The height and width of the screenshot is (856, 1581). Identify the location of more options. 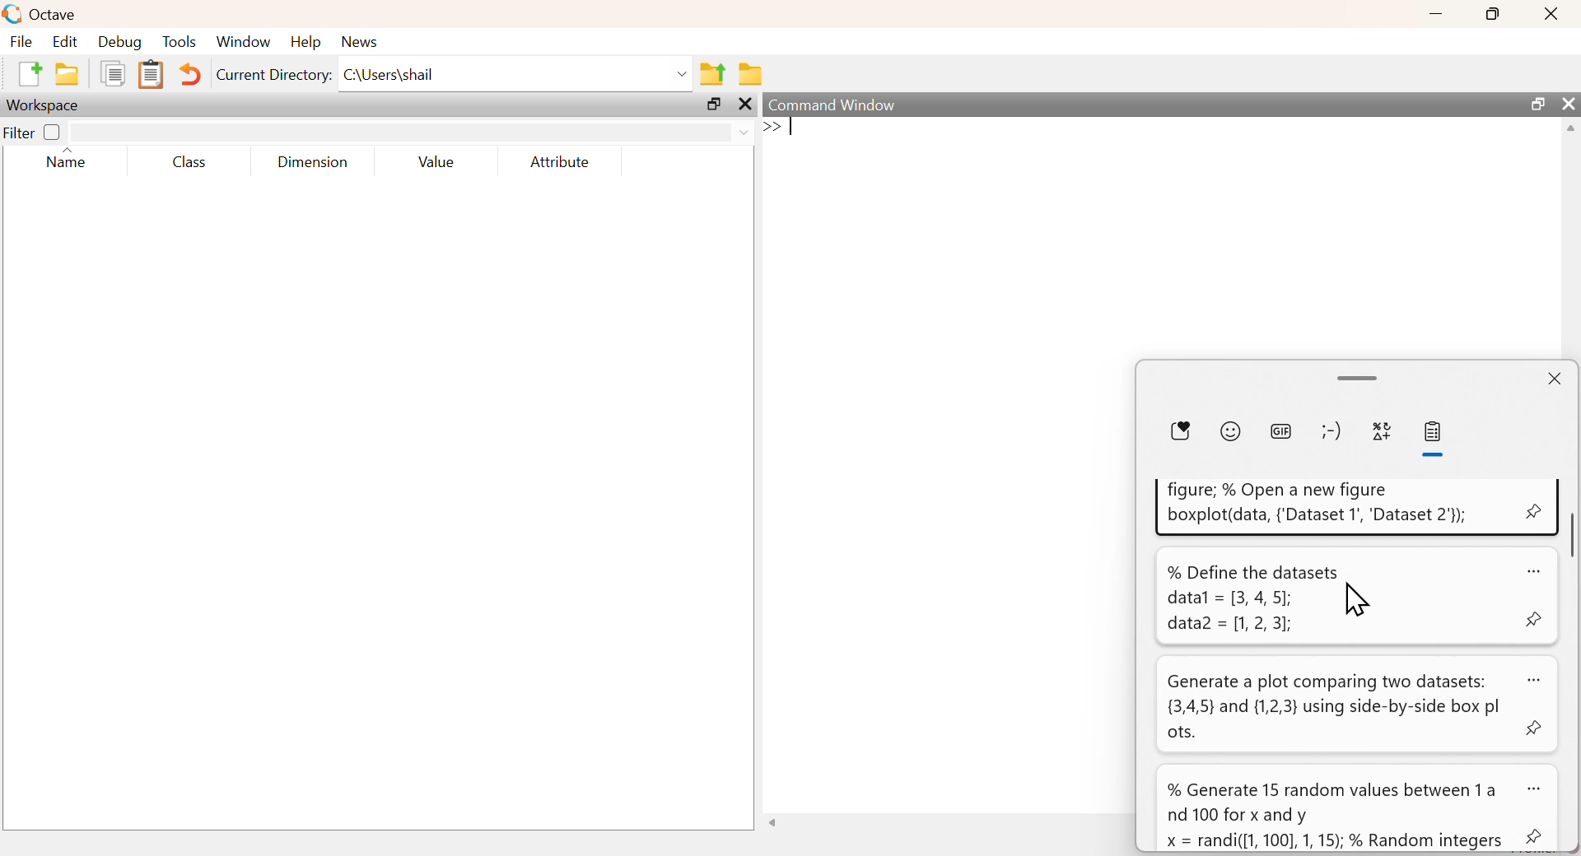
(1536, 679).